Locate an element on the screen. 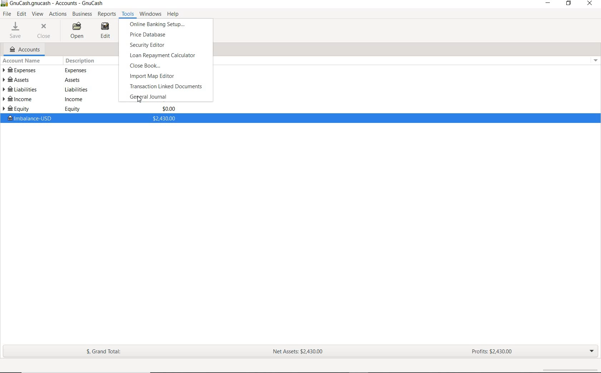 This screenshot has height=373, width=601. OPEN is located at coordinates (78, 31).